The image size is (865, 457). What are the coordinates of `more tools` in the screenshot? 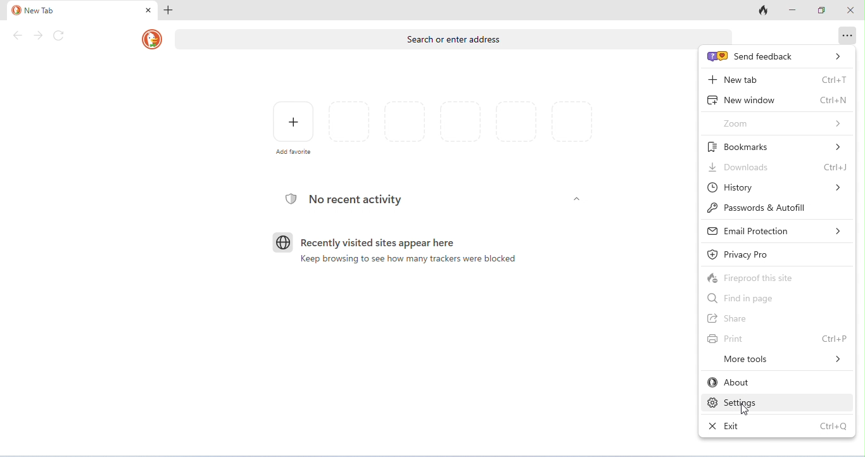 It's located at (778, 360).